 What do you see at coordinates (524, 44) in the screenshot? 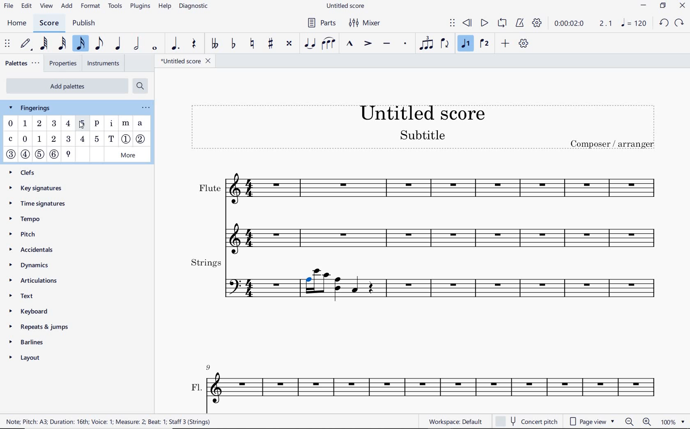
I see `customize toolbar` at bounding box center [524, 44].